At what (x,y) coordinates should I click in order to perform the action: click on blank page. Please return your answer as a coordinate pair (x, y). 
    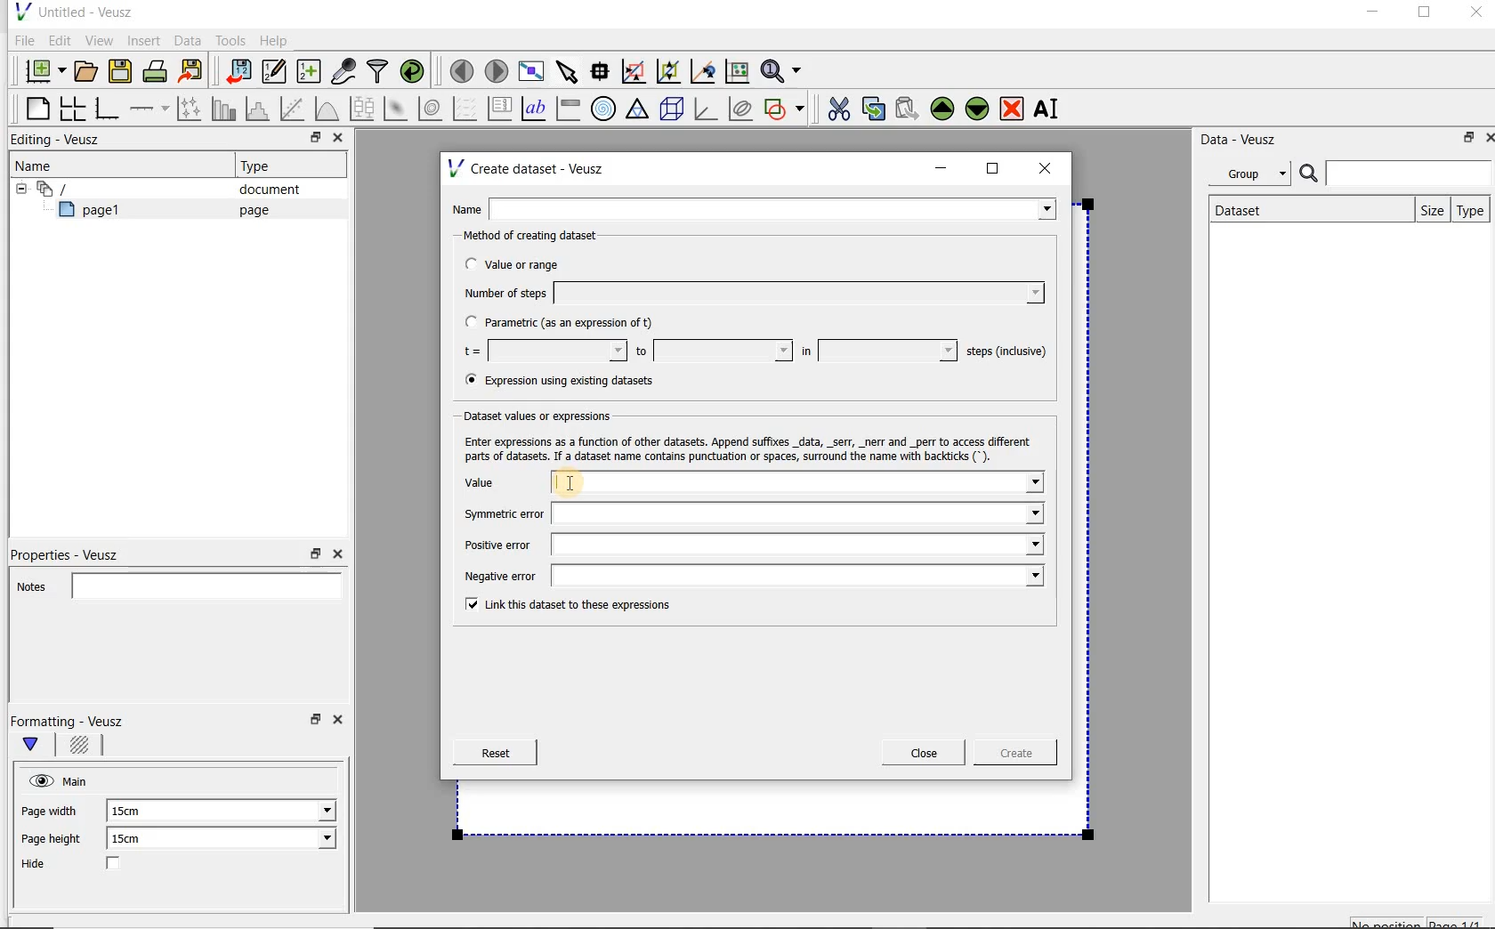
    Looking at the image, I should click on (35, 106).